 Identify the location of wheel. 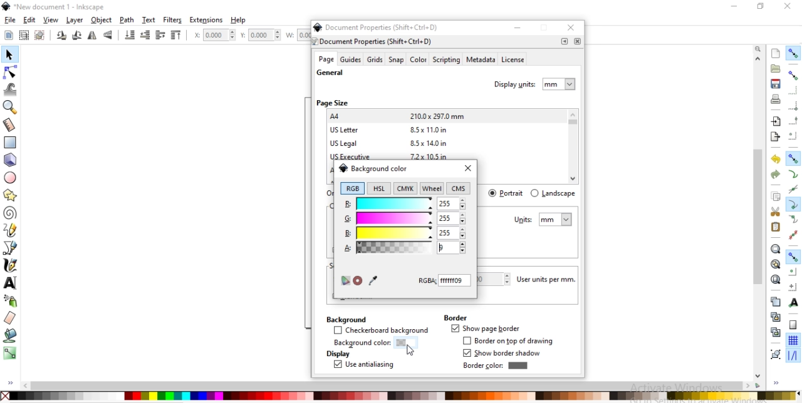
(432, 188).